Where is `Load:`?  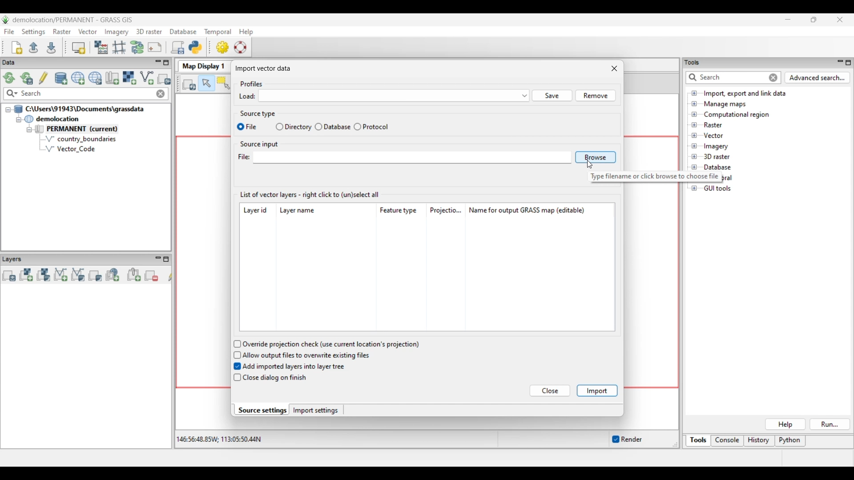
Load: is located at coordinates (246, 97).